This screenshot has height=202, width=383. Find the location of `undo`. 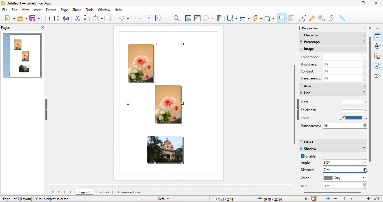

undo is located at coordinates (123, 18).